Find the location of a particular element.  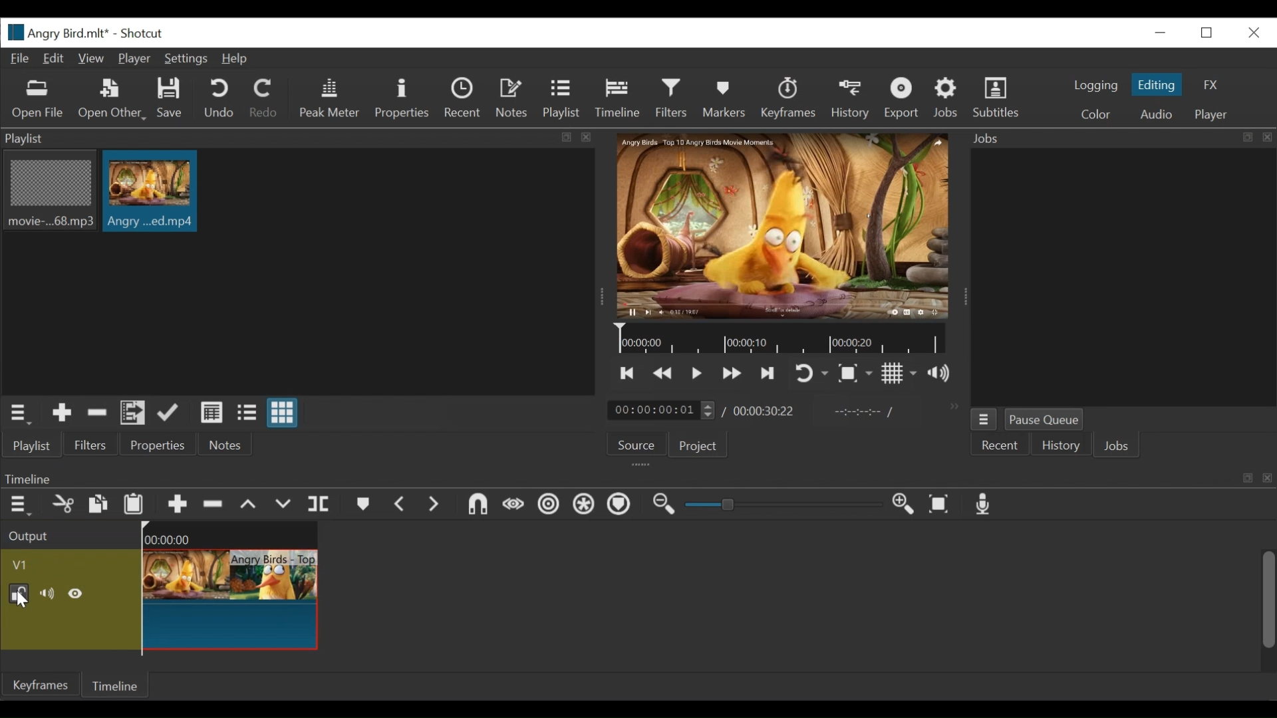

Remove cut is located at coordinates (97, 414).